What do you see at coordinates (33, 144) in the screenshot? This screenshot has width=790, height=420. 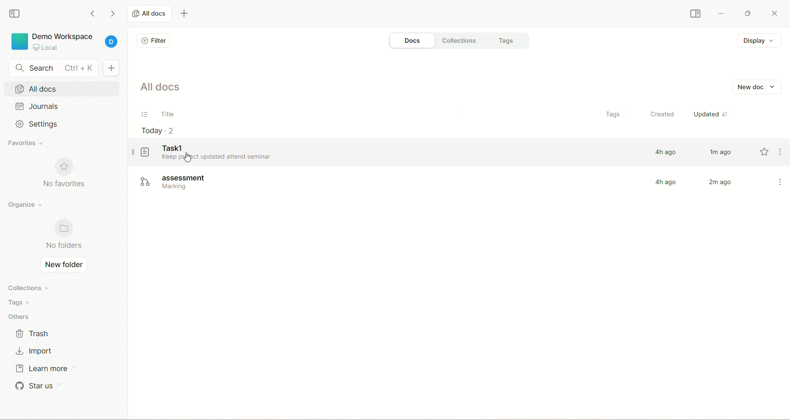 I see `favorites` at bounding box center [33, 144].